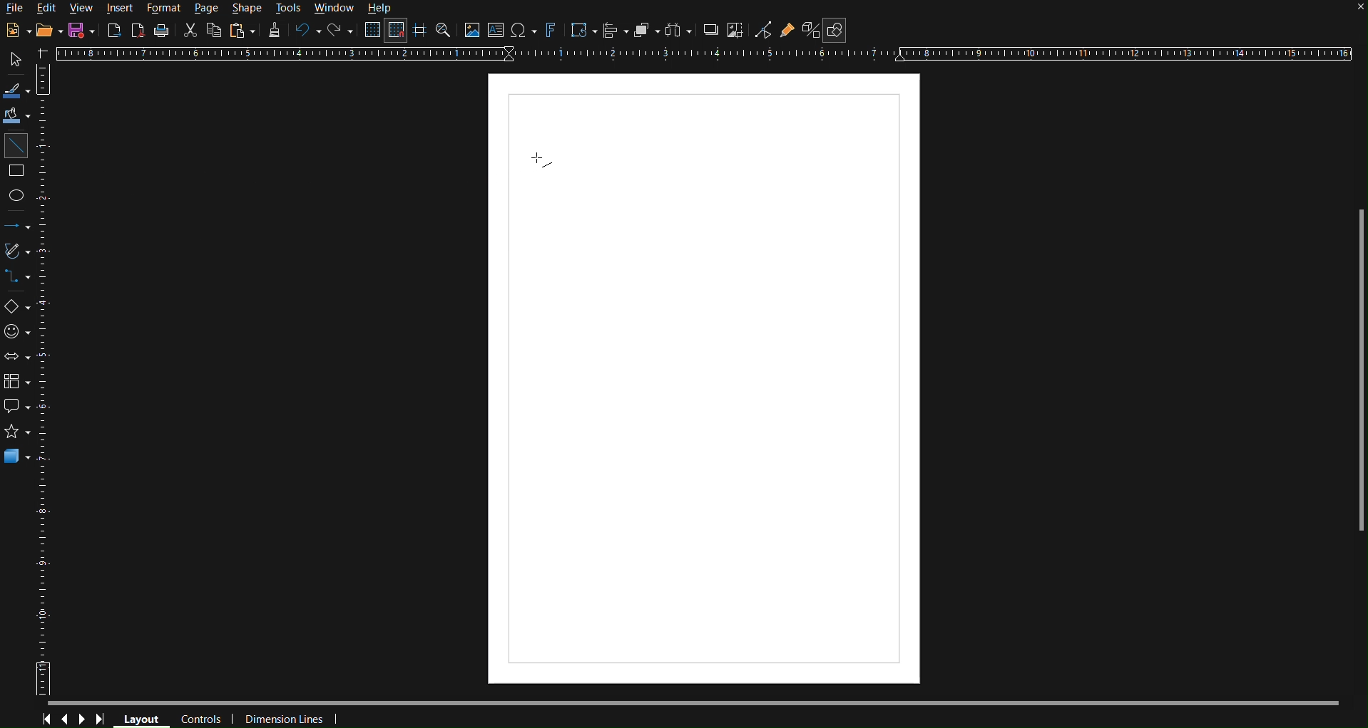 The width and height of the screenshot is (1368, 728). What do you see at coordinates (17, 194) in the screenshot?
I see `Ellipse` at bounding box center [17, 194].